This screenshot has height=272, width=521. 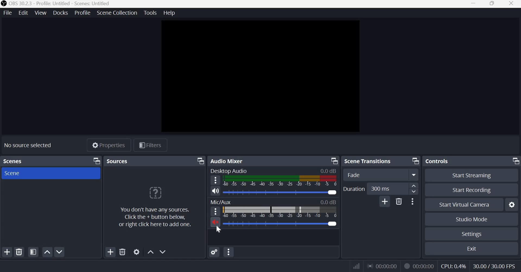 I want to click on More Options, so click(x=412, y=201).